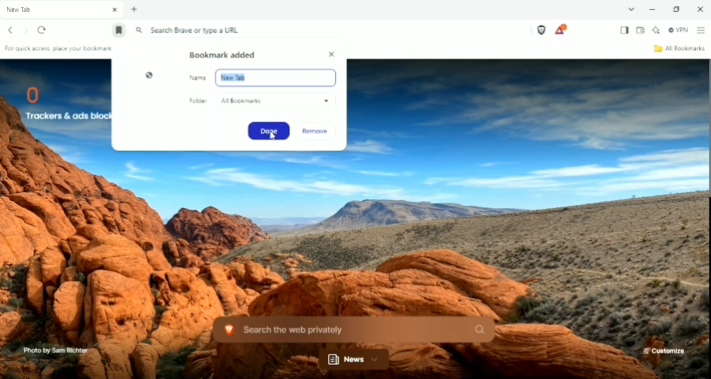  What do you see at coordinates (541, 30) in the screenshot?
I see `Brave Shields` at bounding box center [541, 30].